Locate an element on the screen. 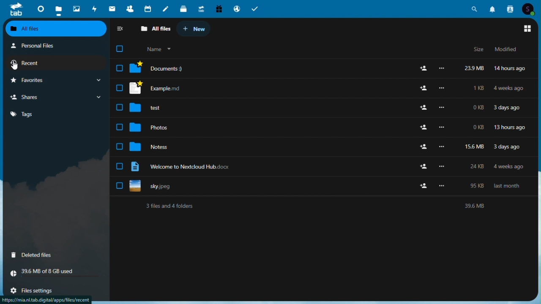  email hosting is located at coordinates (237, 9).